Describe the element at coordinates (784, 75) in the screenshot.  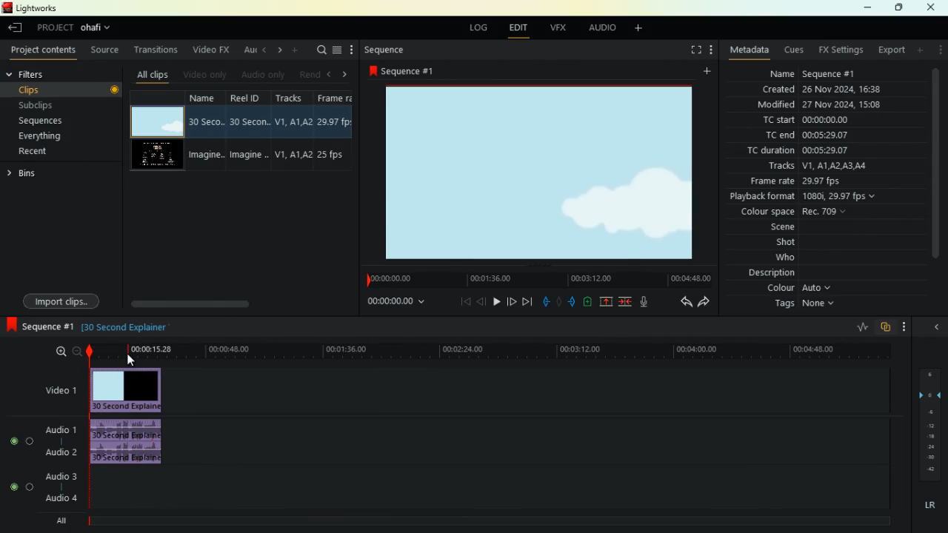
I see `name` at that location.